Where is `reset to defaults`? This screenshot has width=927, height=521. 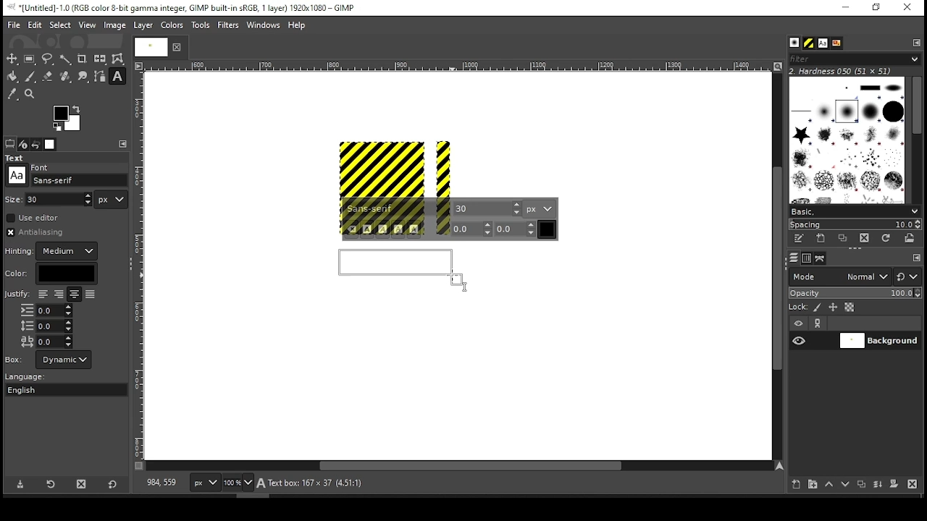
reset to defaults is located at coordinates (113, 485).